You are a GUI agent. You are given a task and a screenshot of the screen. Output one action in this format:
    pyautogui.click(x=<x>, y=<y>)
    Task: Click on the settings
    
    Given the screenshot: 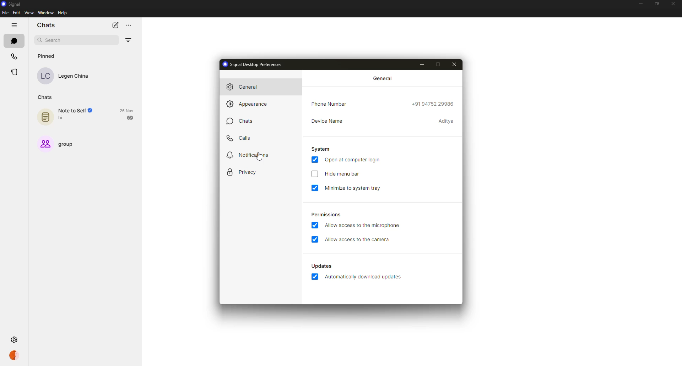 What is the action you would take?
    pyautogui.click(x=14, y=339)
    